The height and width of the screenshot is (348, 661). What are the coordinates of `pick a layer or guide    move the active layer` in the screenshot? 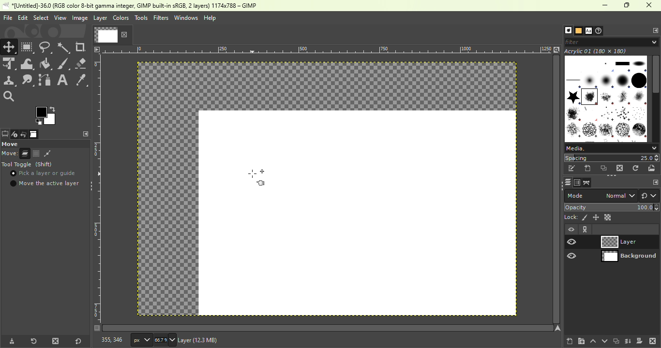 It's located at (45, 179).